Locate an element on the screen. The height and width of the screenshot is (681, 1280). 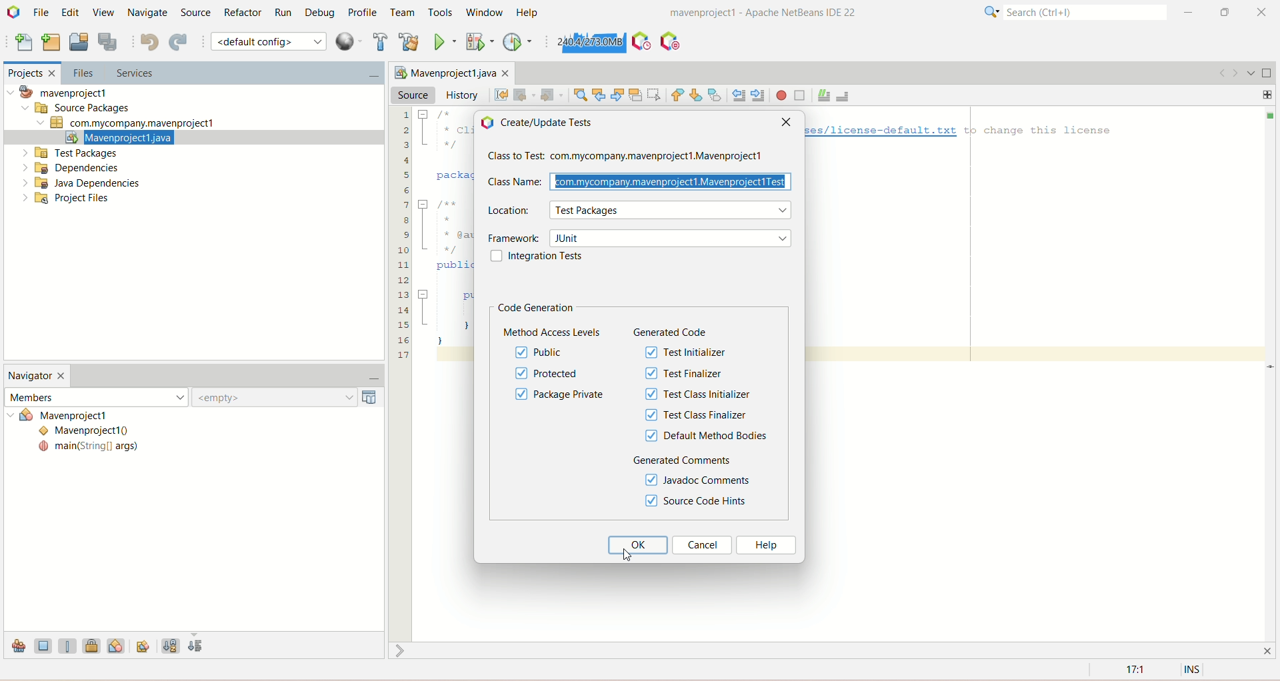
project files is located at coordinates (73, 199).